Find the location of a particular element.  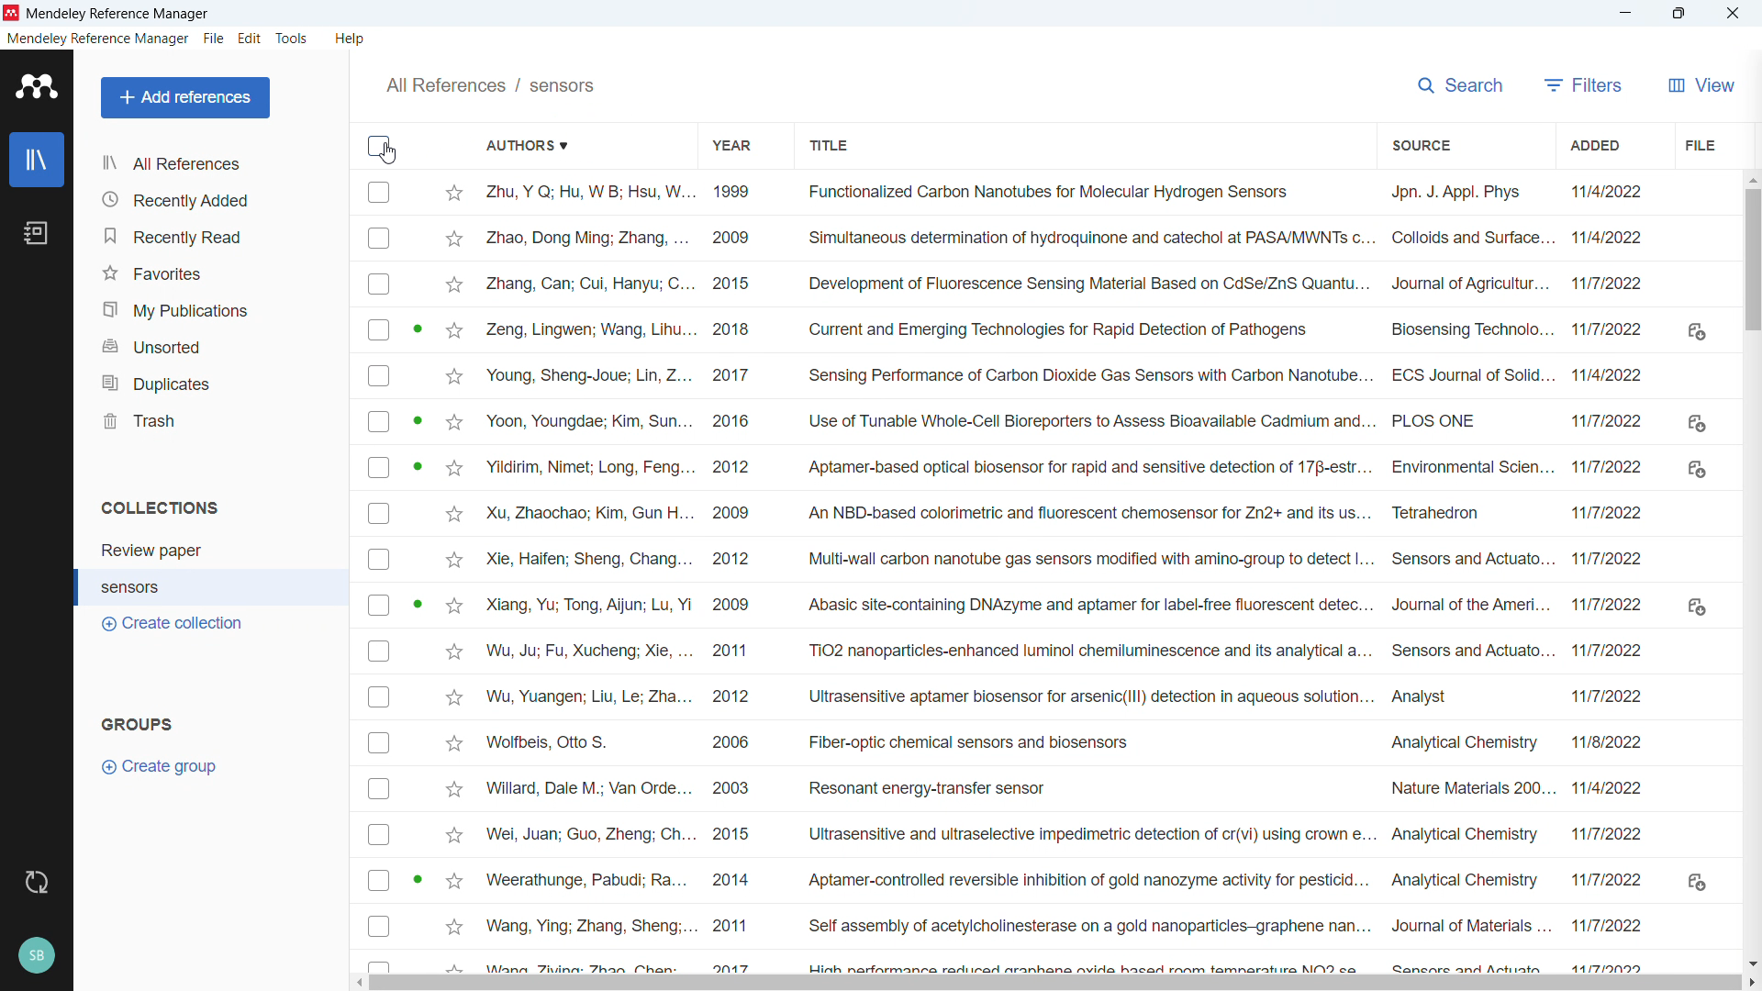

profile is located at coordinates (37, 956).